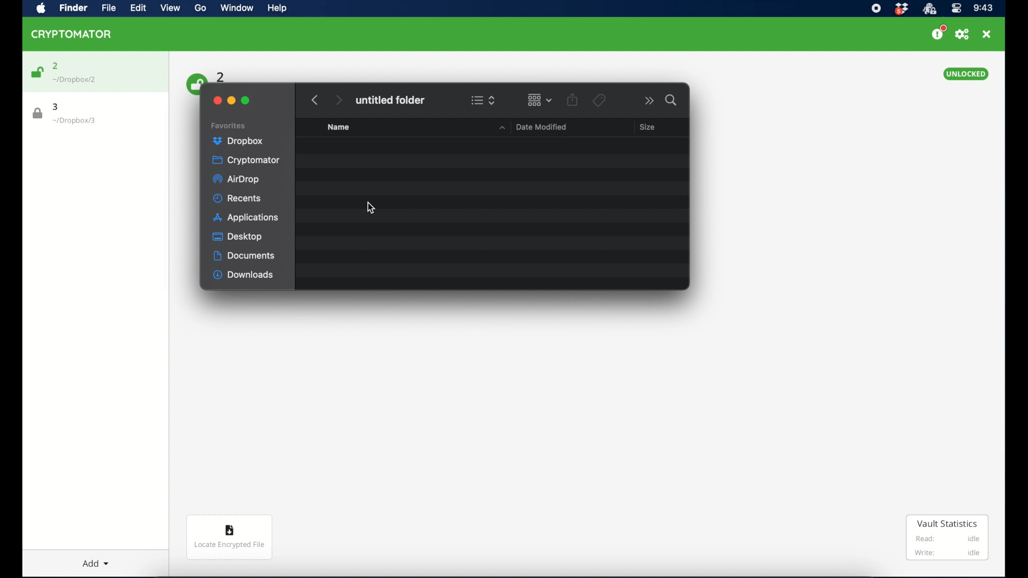  I want to click on window, so click(236, 9).